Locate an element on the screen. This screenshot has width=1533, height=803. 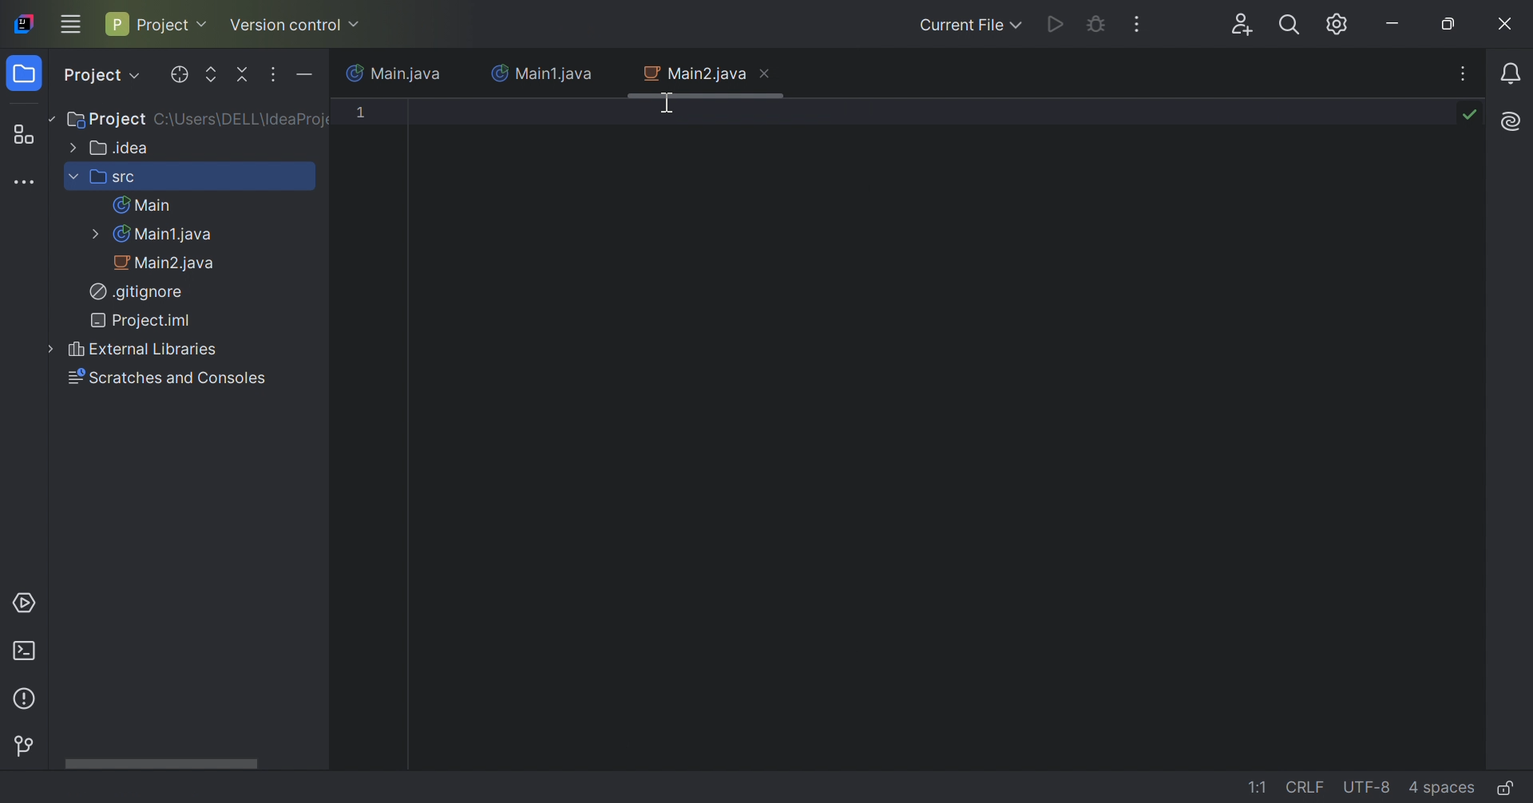
Options is located at coordinates (274, 75).